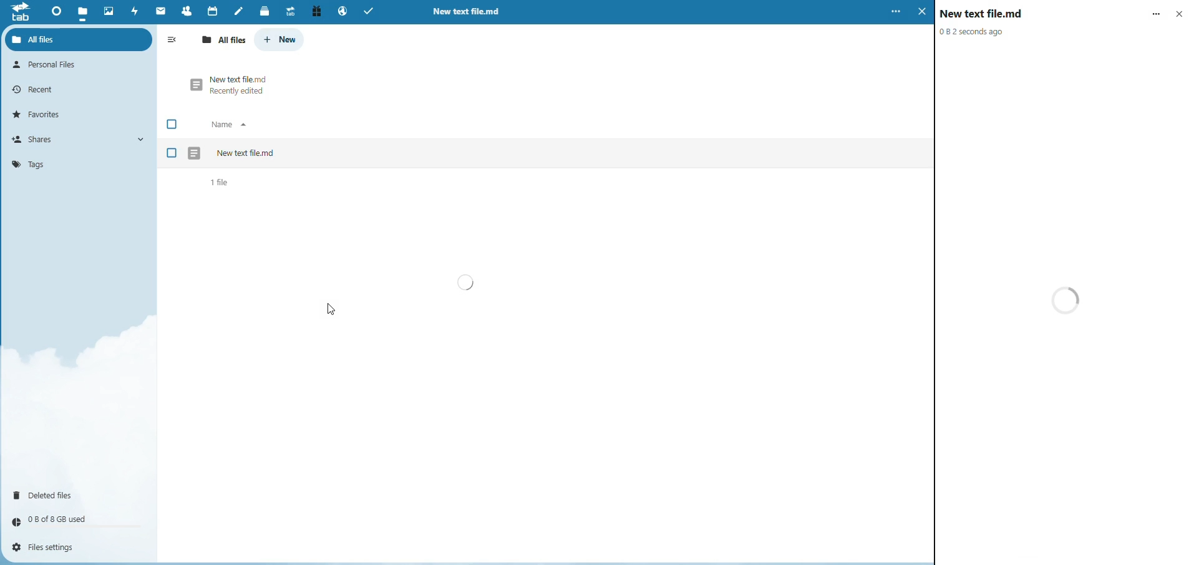 The height and width of the screenshot is (565, 1194). Describe the element at coordinates (331, 308) in the screenshot. I see `Cursor` at that location.